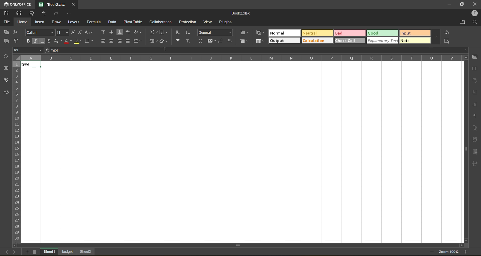 Image resolution: width=481 pixels, height=256 pixels. I want to click on percent, so click(201, 41).